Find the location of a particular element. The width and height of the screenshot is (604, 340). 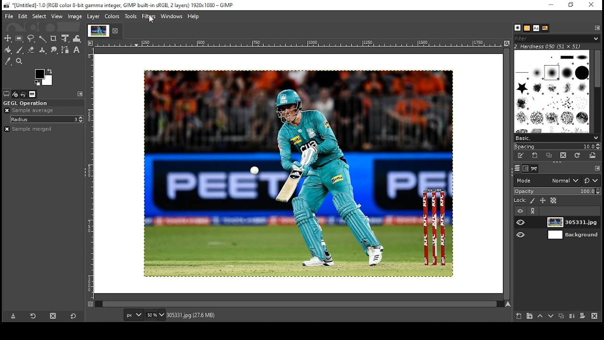

create new layer group is located at coordinates (529, 316).